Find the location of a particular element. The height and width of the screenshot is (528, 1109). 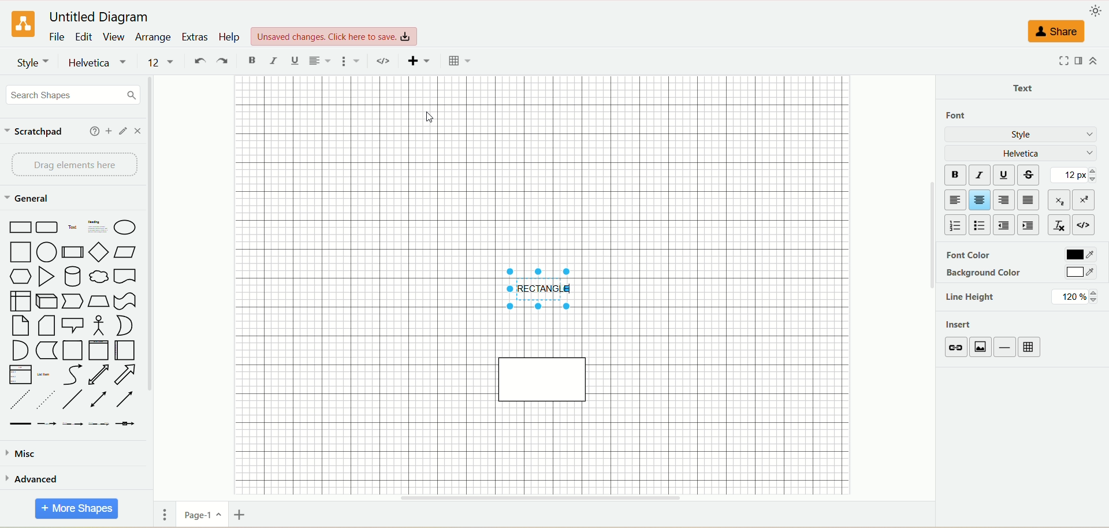

list is located at coordinates (18, 375).